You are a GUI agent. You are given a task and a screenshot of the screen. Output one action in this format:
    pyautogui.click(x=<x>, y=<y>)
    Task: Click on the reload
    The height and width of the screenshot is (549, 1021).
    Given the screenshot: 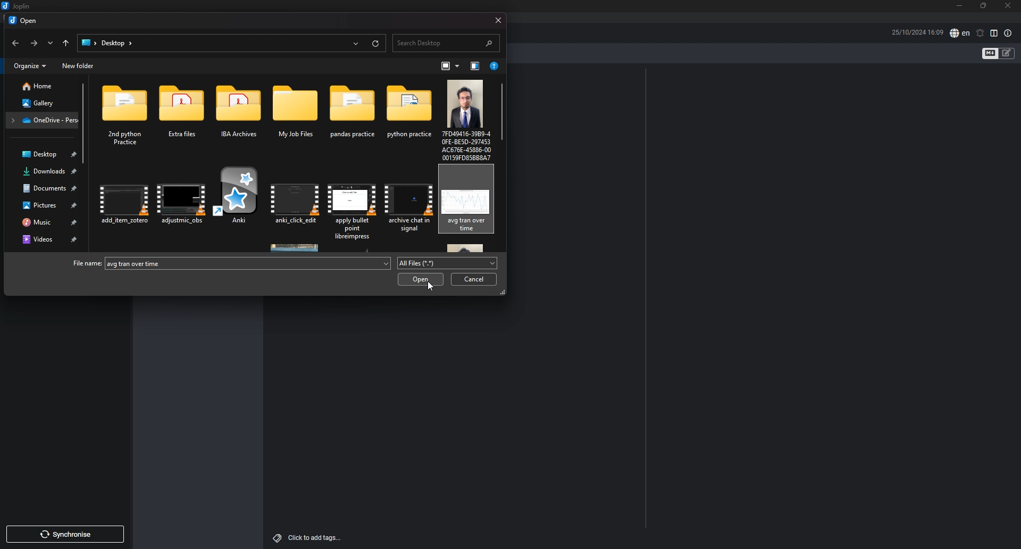 What is the action you would take?
    pyautogui.click(x=374, y=44)
    